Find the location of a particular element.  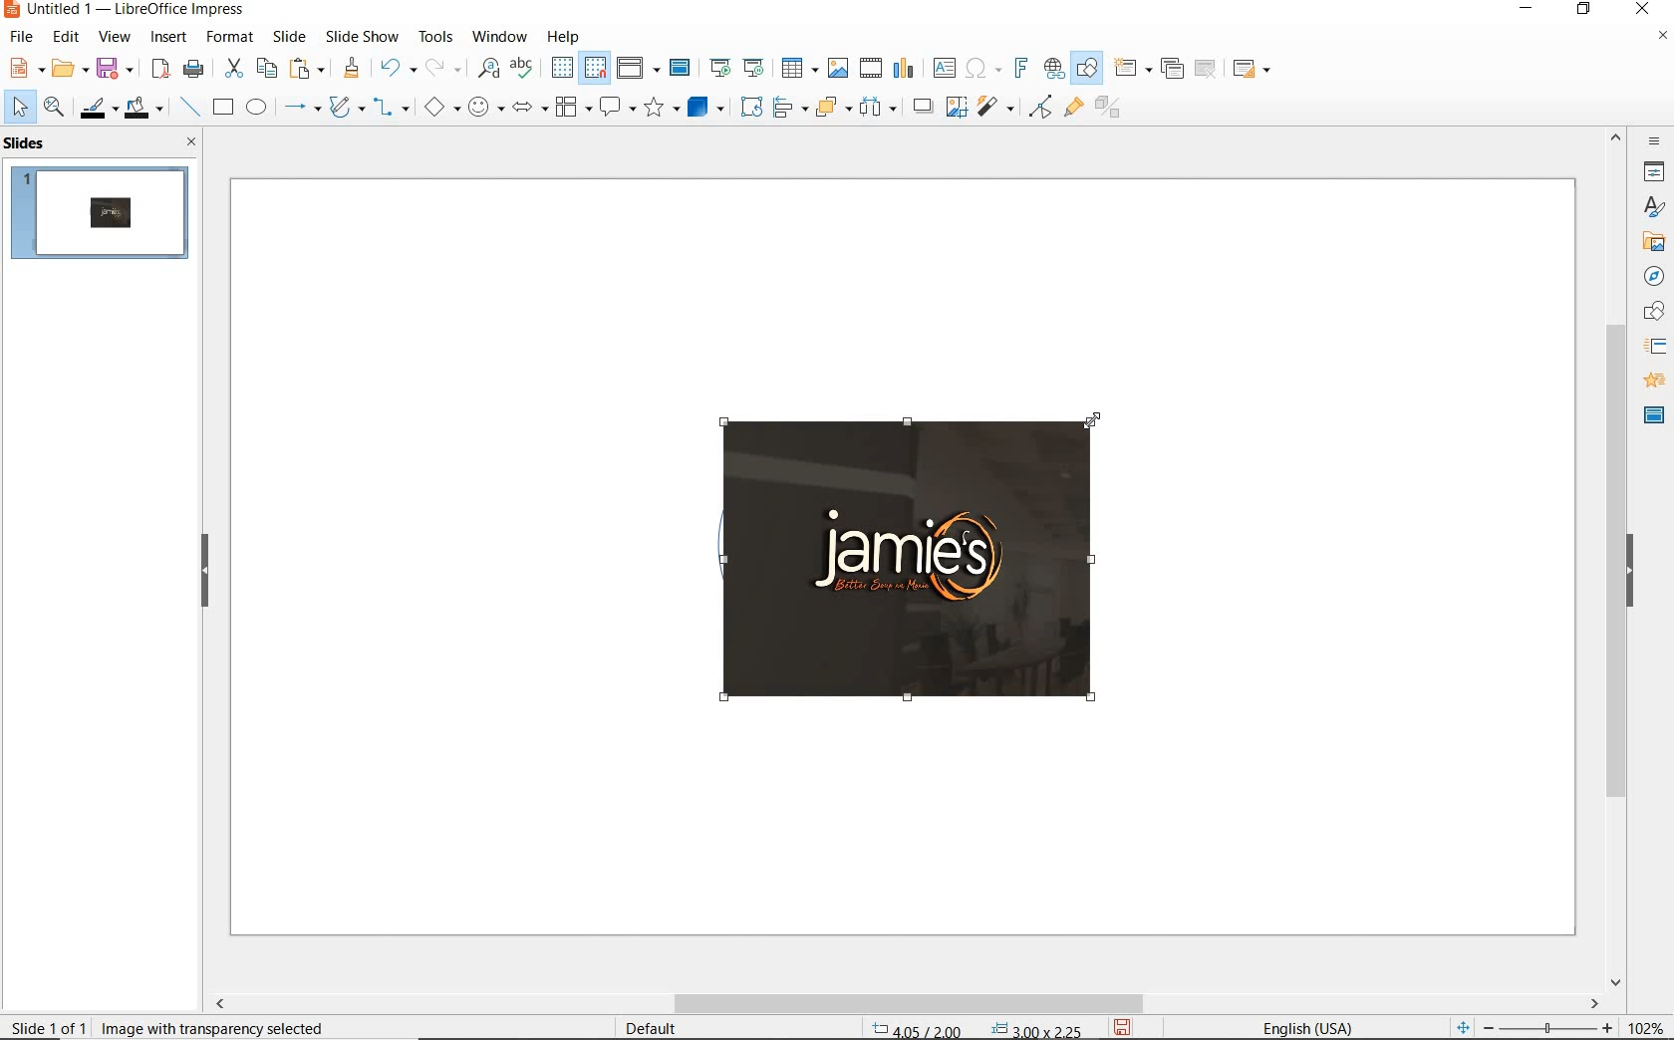

insert fontwork text is located at coordinates (1018, 69).